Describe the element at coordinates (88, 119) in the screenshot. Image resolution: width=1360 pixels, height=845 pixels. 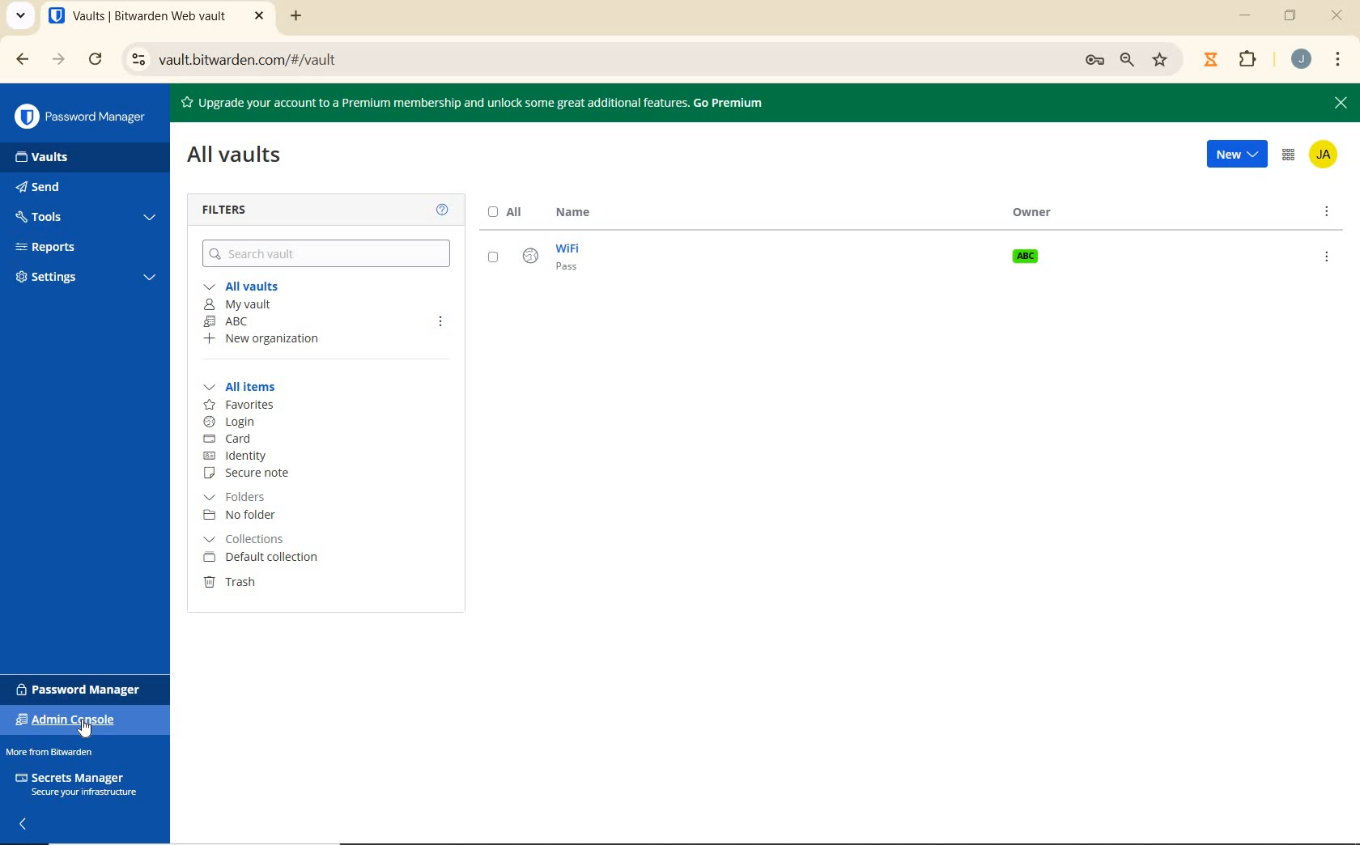
I see `PASSWORD MANAGER` at that location.